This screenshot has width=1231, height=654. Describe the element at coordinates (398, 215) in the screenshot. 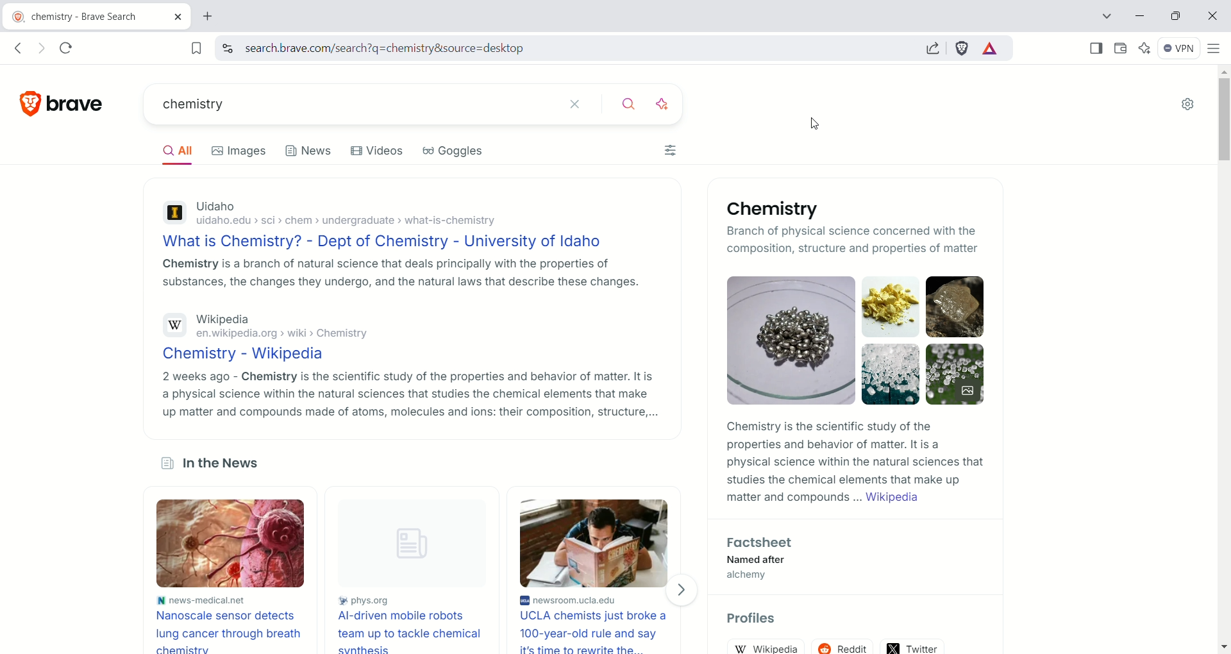

I see `Uidaho: uidaho.edu > sci > chem > undergraduate > what-is-chemistry` at that location.